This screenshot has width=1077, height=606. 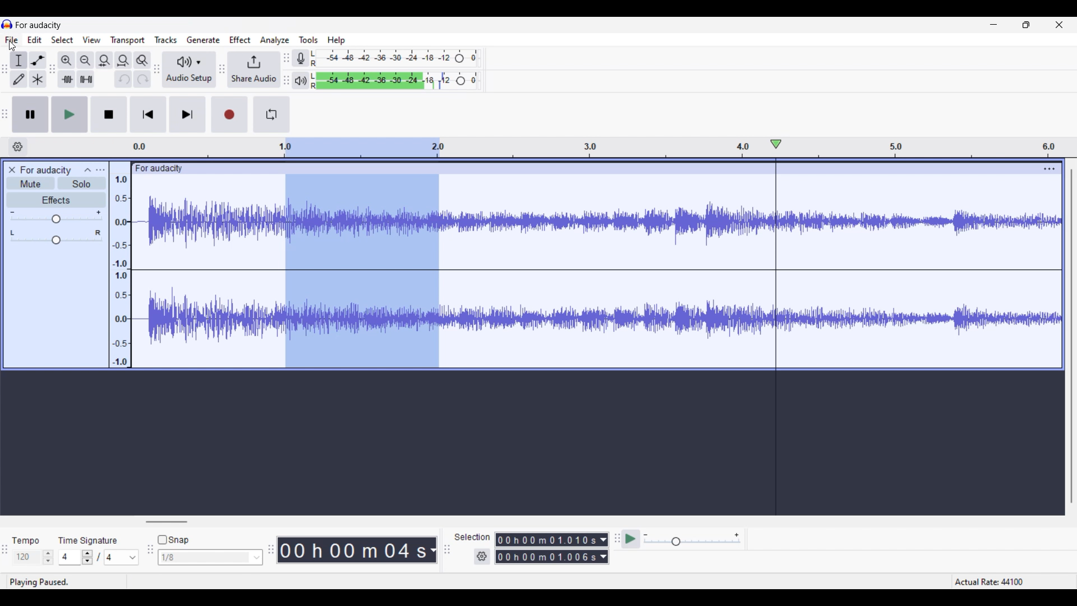 What do you see at coordinates (19, 61) in the screenshot?
I see `Selection tool` at bounding box center [19, 61].